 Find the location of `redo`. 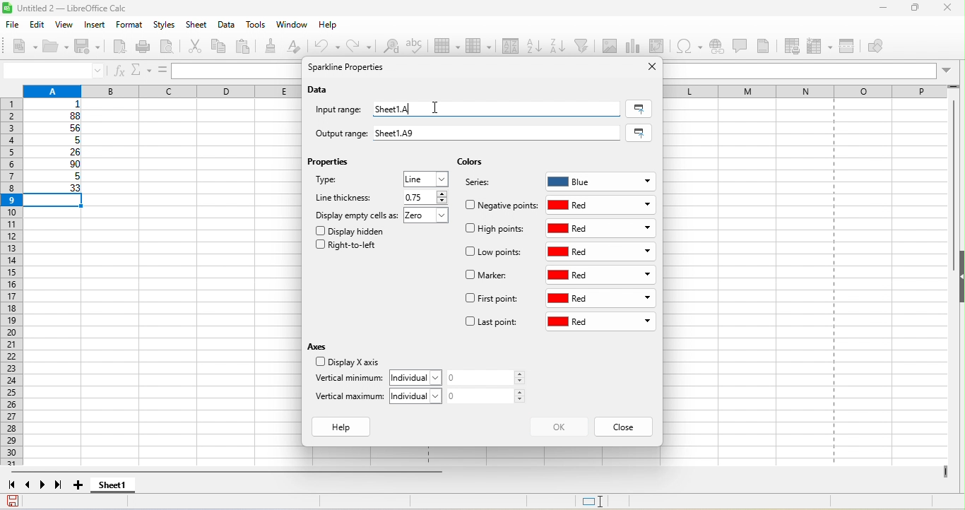

redo is located at coordinates (361, 45).